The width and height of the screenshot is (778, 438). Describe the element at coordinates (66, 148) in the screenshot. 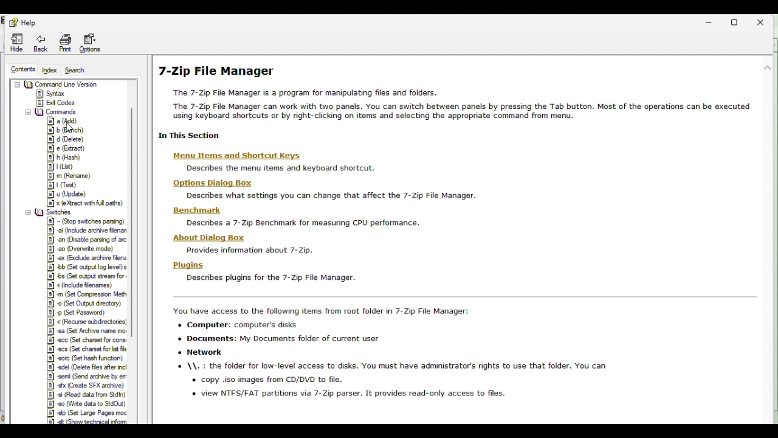

I see `e` at that location.